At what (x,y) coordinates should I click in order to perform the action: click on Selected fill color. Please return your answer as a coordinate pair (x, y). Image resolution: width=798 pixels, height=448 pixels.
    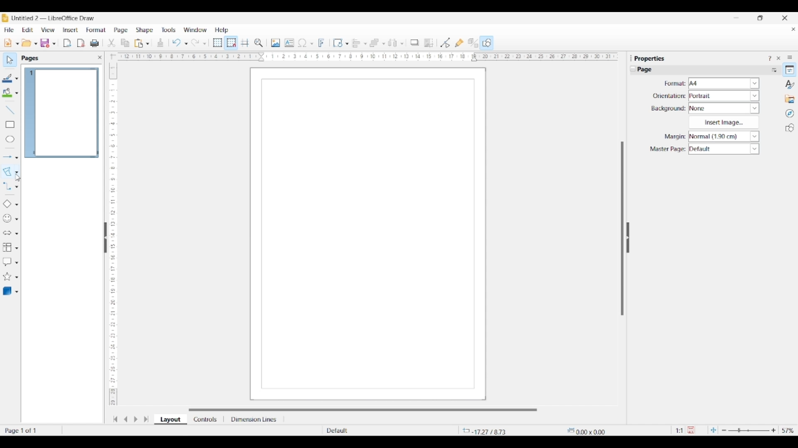
    Looking at the image, I should click on (5, 93).